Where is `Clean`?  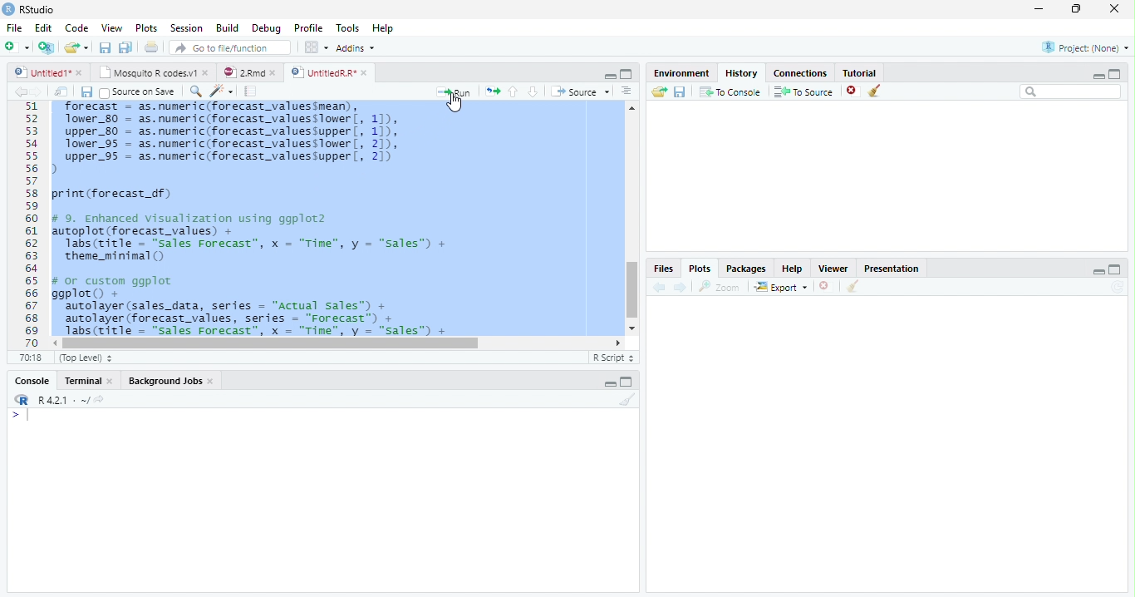 Clean is located at coordinates (877, 91).